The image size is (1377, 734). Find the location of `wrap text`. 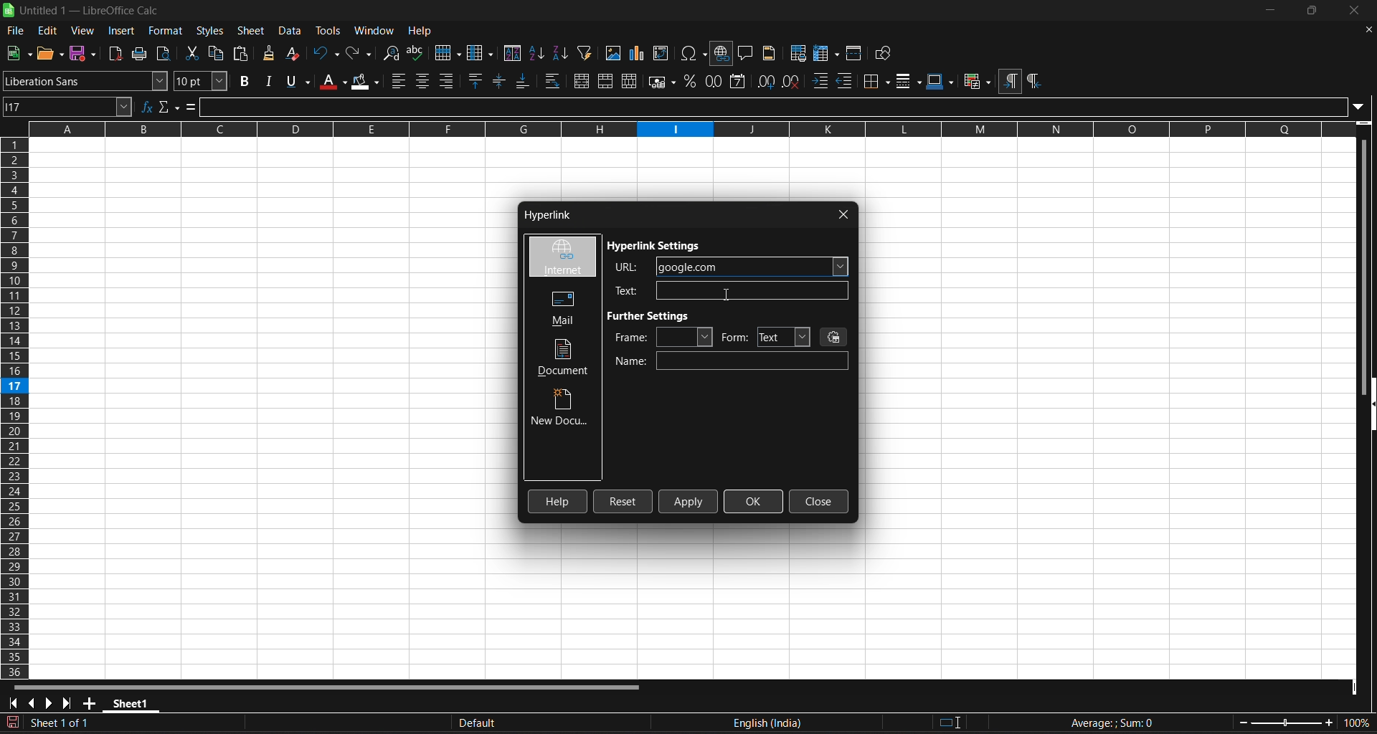

wrap text is located at coordinates (554, 81).